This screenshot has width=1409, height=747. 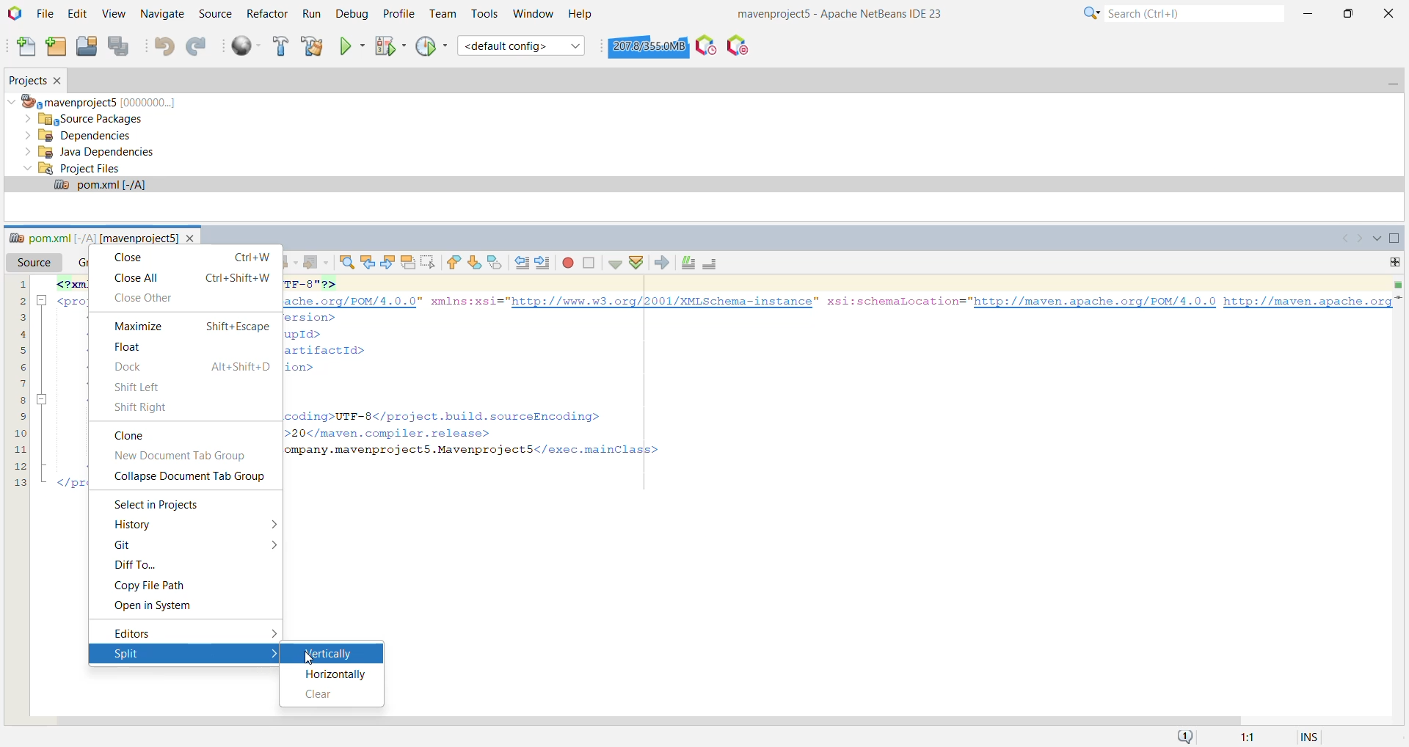 I want to click on pom.xml file opened, so click(x=703, y=186).